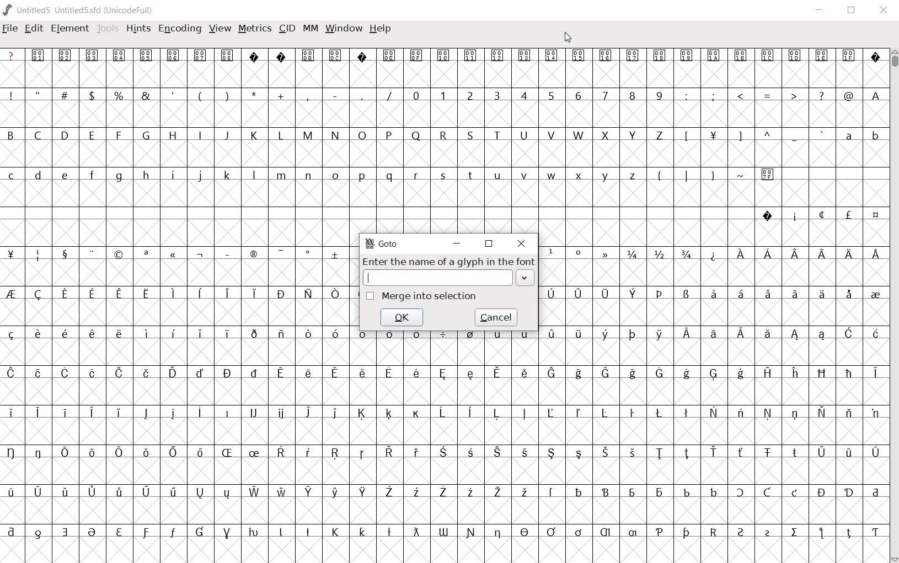  Describe the element at coordinates (659, 334) in the screenshot. I see `Symbol` at that location.